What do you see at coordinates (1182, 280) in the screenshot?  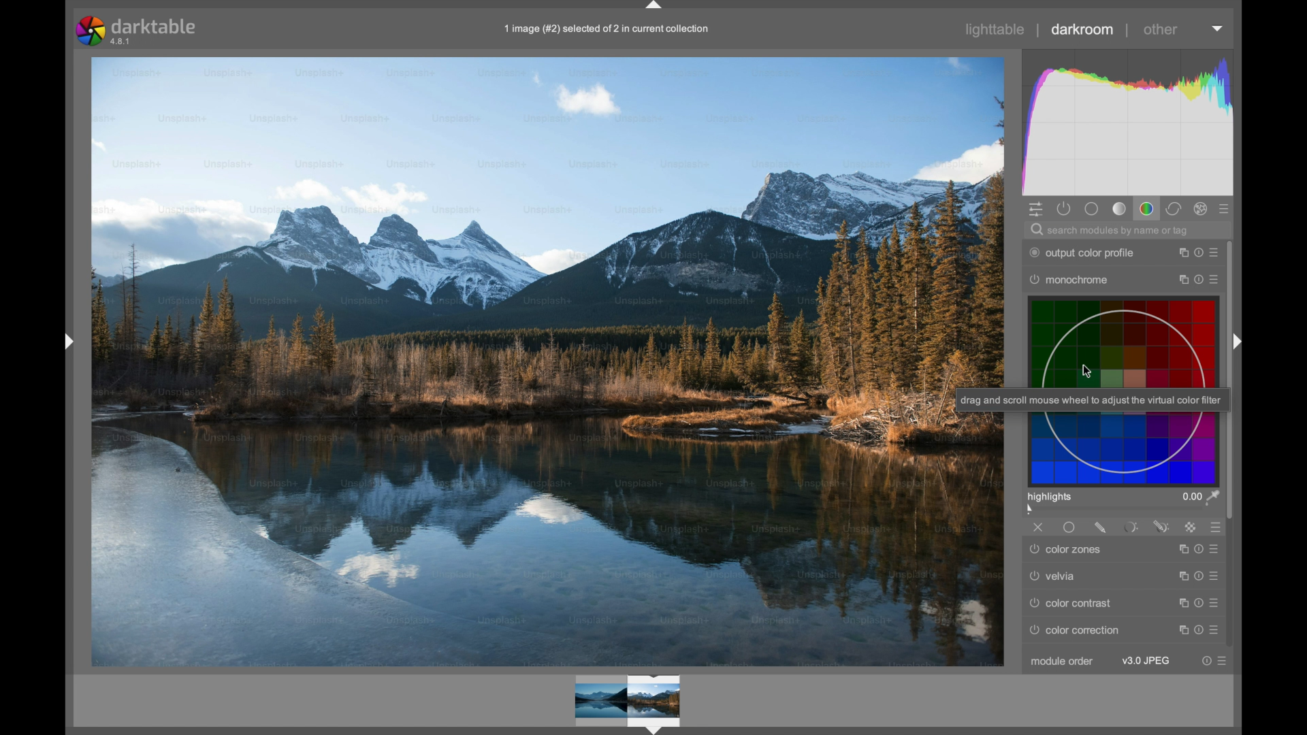 I see `instance` at bounding box center [1182, 280].